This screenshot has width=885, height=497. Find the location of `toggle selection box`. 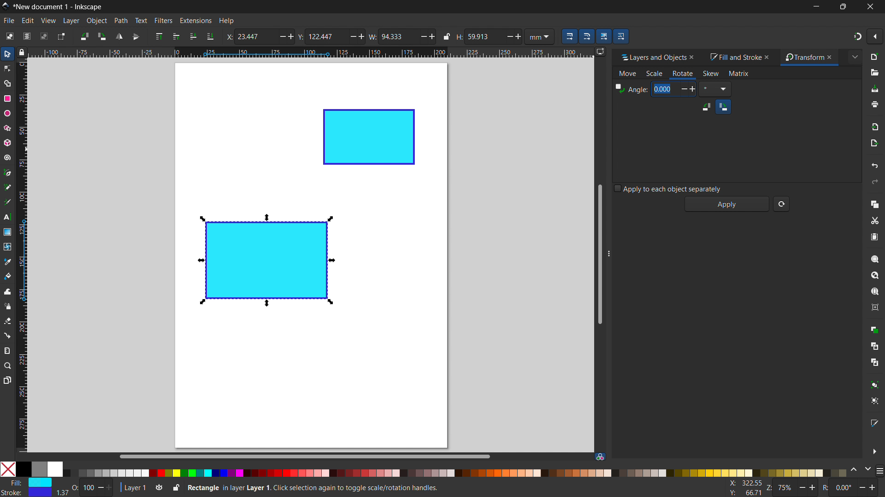

toggle selection box is located at coordinates (60, 37).